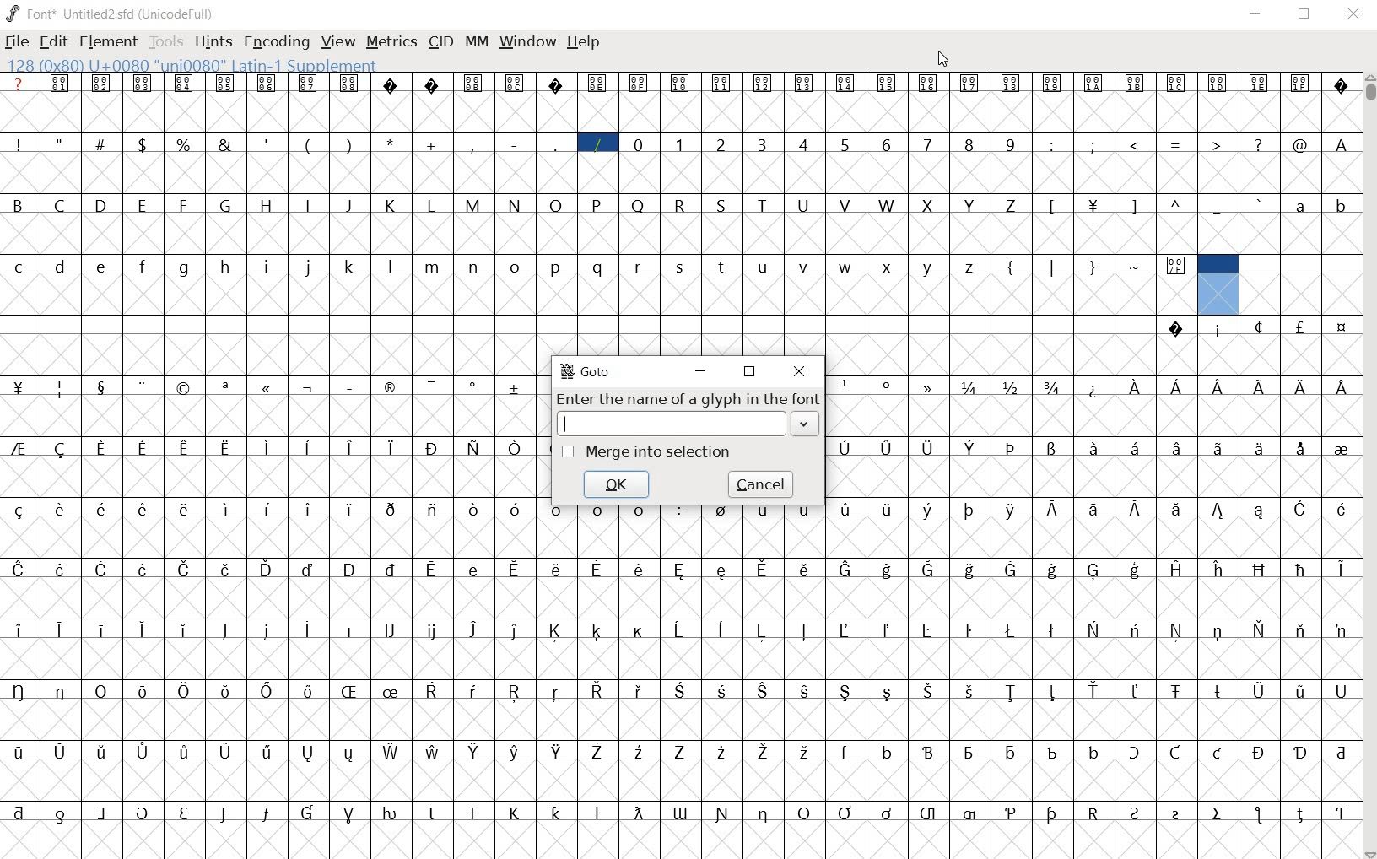 This screenshot has height=859, width=1377. Describe the element at coordinates (20, 84) in the screenshot. I see `?` at that location.